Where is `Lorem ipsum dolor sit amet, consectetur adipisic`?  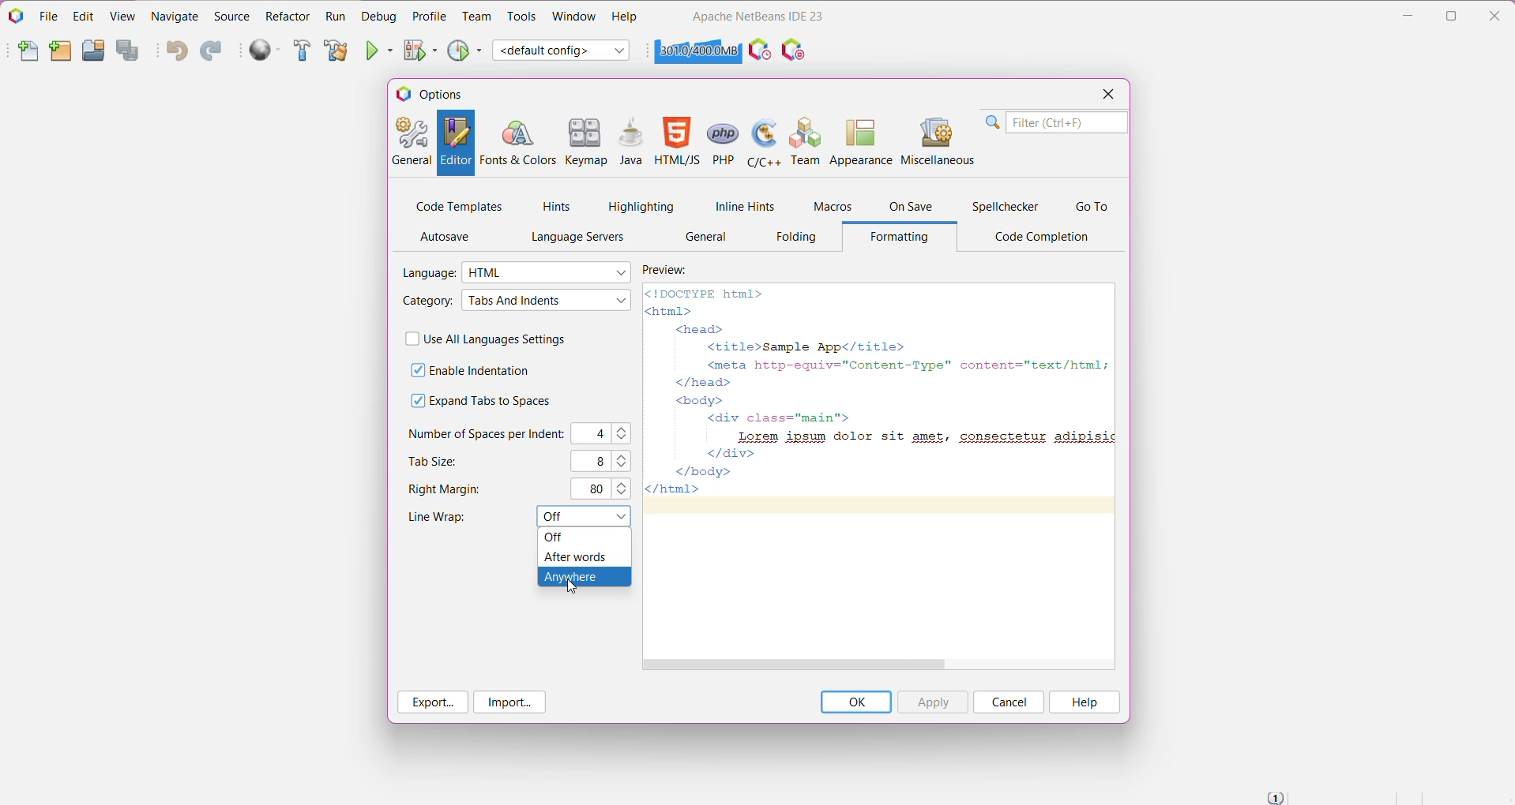 Lorem ipsum dolor sit amet, consectetur adipisic is located at coordinates (919, 436).